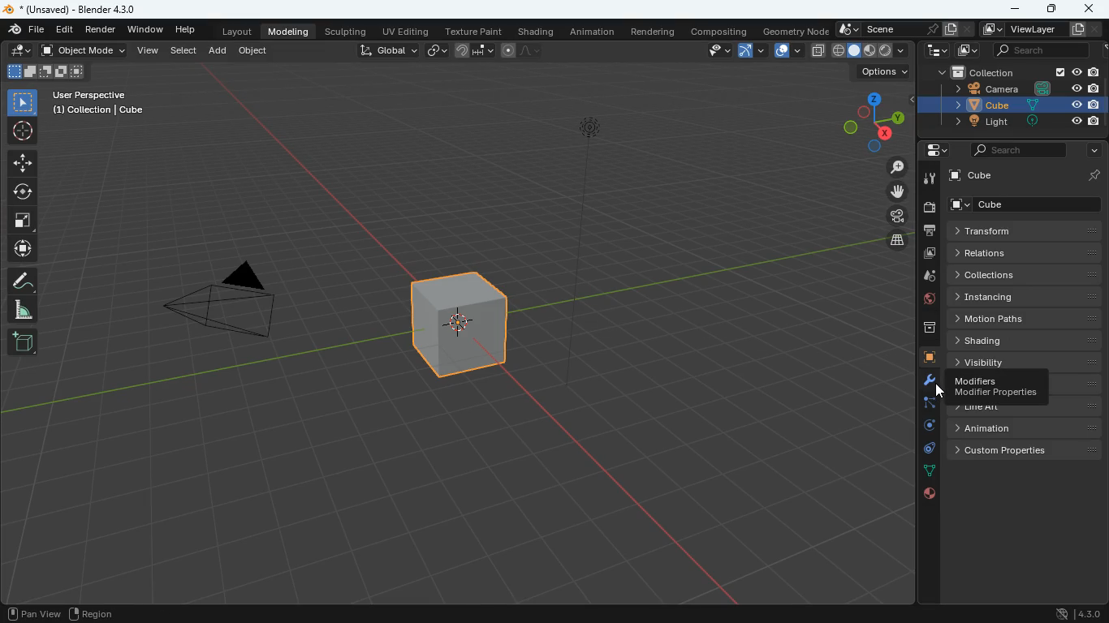 This screenshot has width=1109, height=623. What do you see at coordinates (969, 49) in the screenshot?
I see `images` at bounding box center [969, 49].